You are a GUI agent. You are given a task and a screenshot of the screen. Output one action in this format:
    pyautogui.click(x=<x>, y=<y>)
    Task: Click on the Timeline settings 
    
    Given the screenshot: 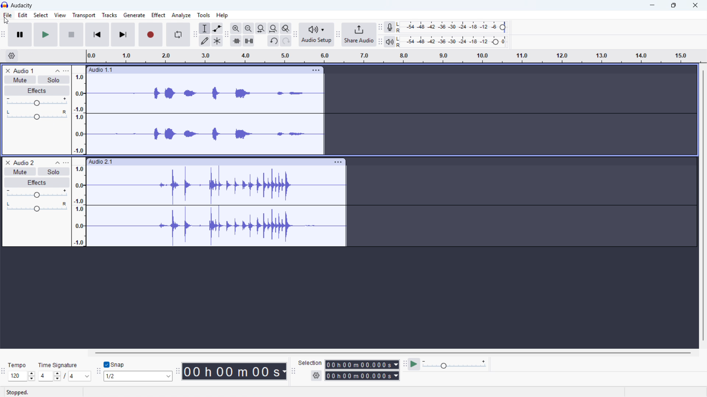 What is the action you would take?
    pyautogui.click(x=12, y=56)
    